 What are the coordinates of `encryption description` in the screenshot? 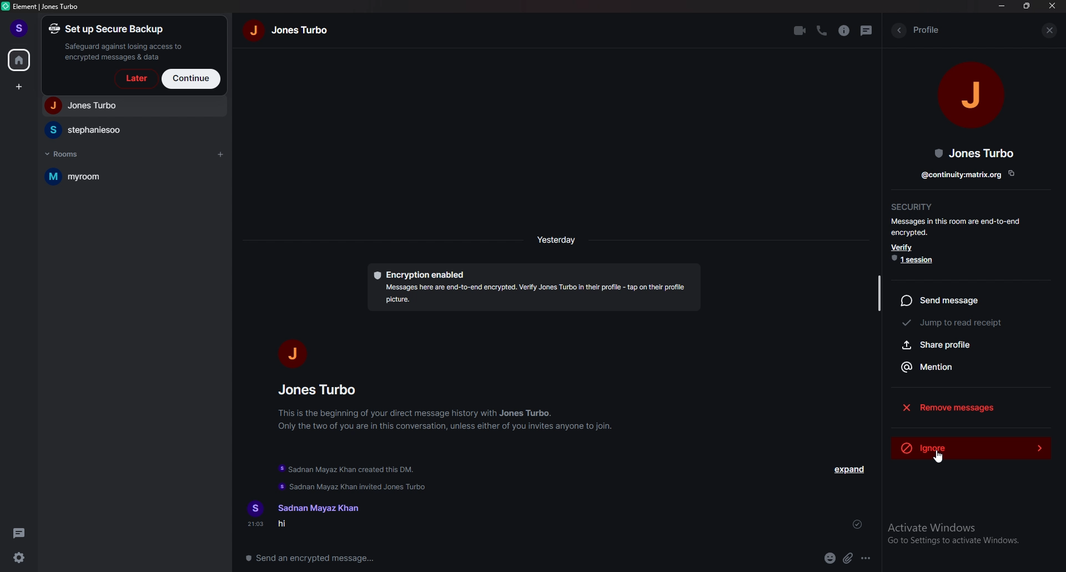 It's located at (534, 288).